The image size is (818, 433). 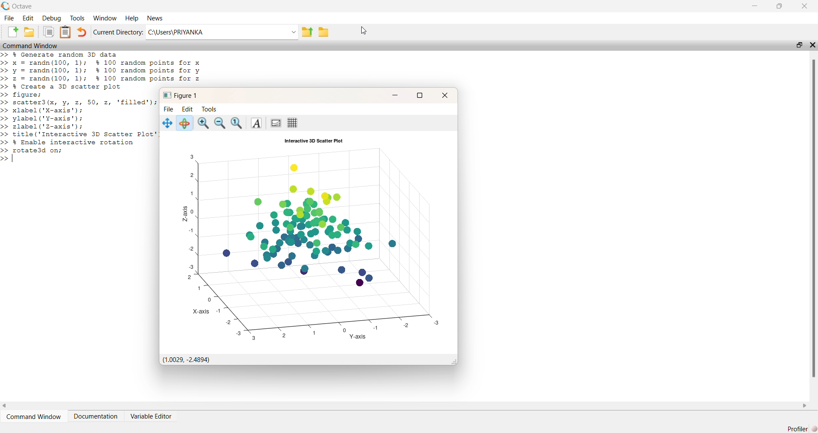 I want to click on Current Directory:, so click(x=118, y=32).